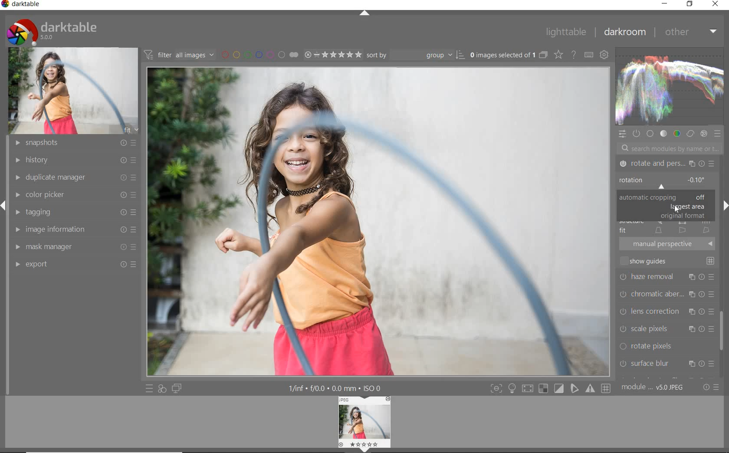 The image size is (729, 453). What do you see at coordinates (667, 293) in the screenshot?
I see `chromatic aberration` at bounding box center [667, 293].